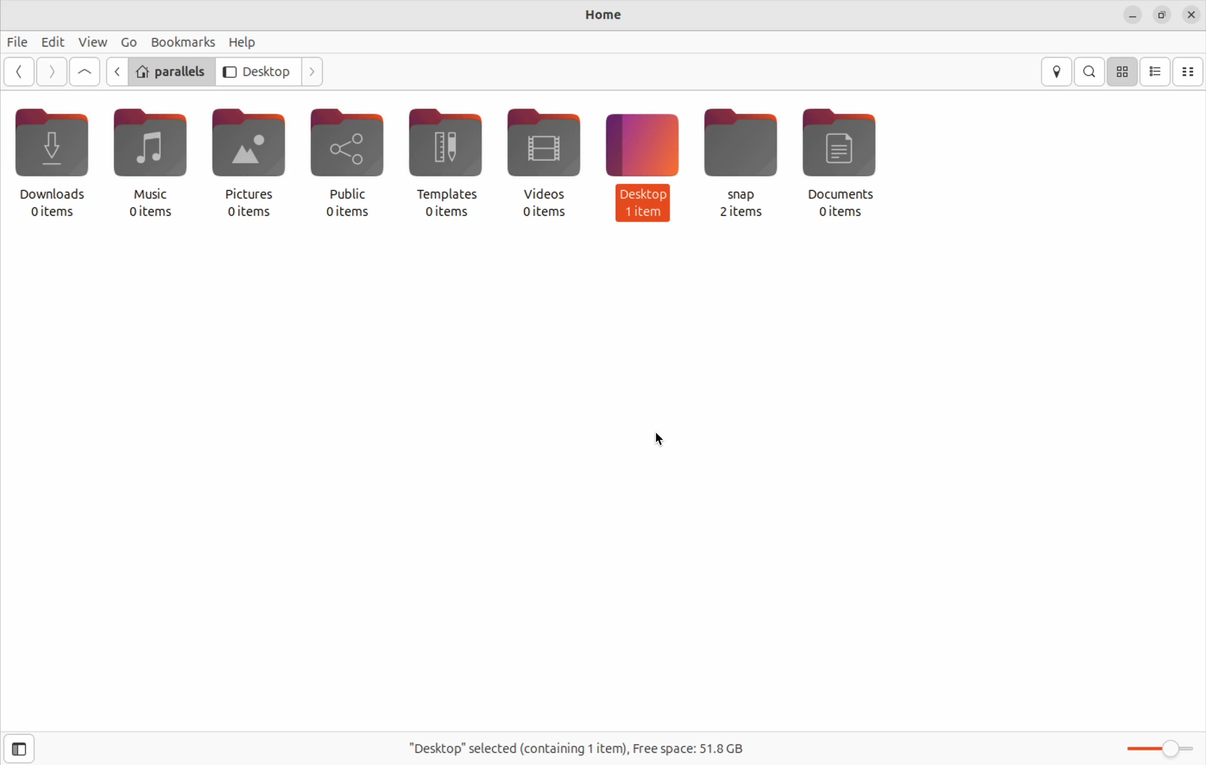 This screenshot has height=765, width=1206. What do you see at coordinates (661, 438) in the screenshot?
I see `cursor` at bounding box center [661, 438].